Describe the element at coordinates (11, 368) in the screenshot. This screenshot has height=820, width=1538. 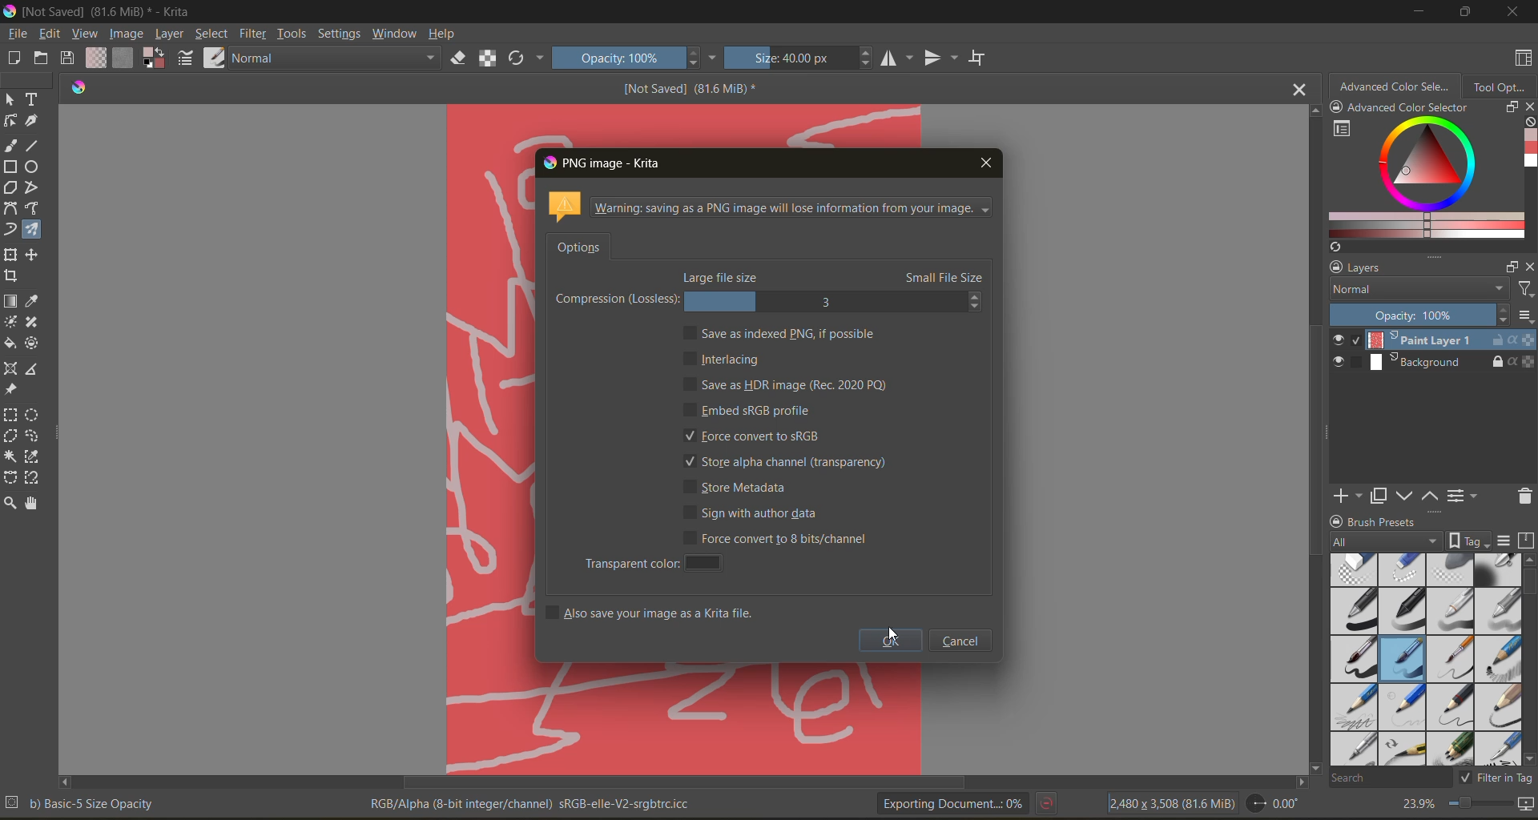
I see `tool` at that location.